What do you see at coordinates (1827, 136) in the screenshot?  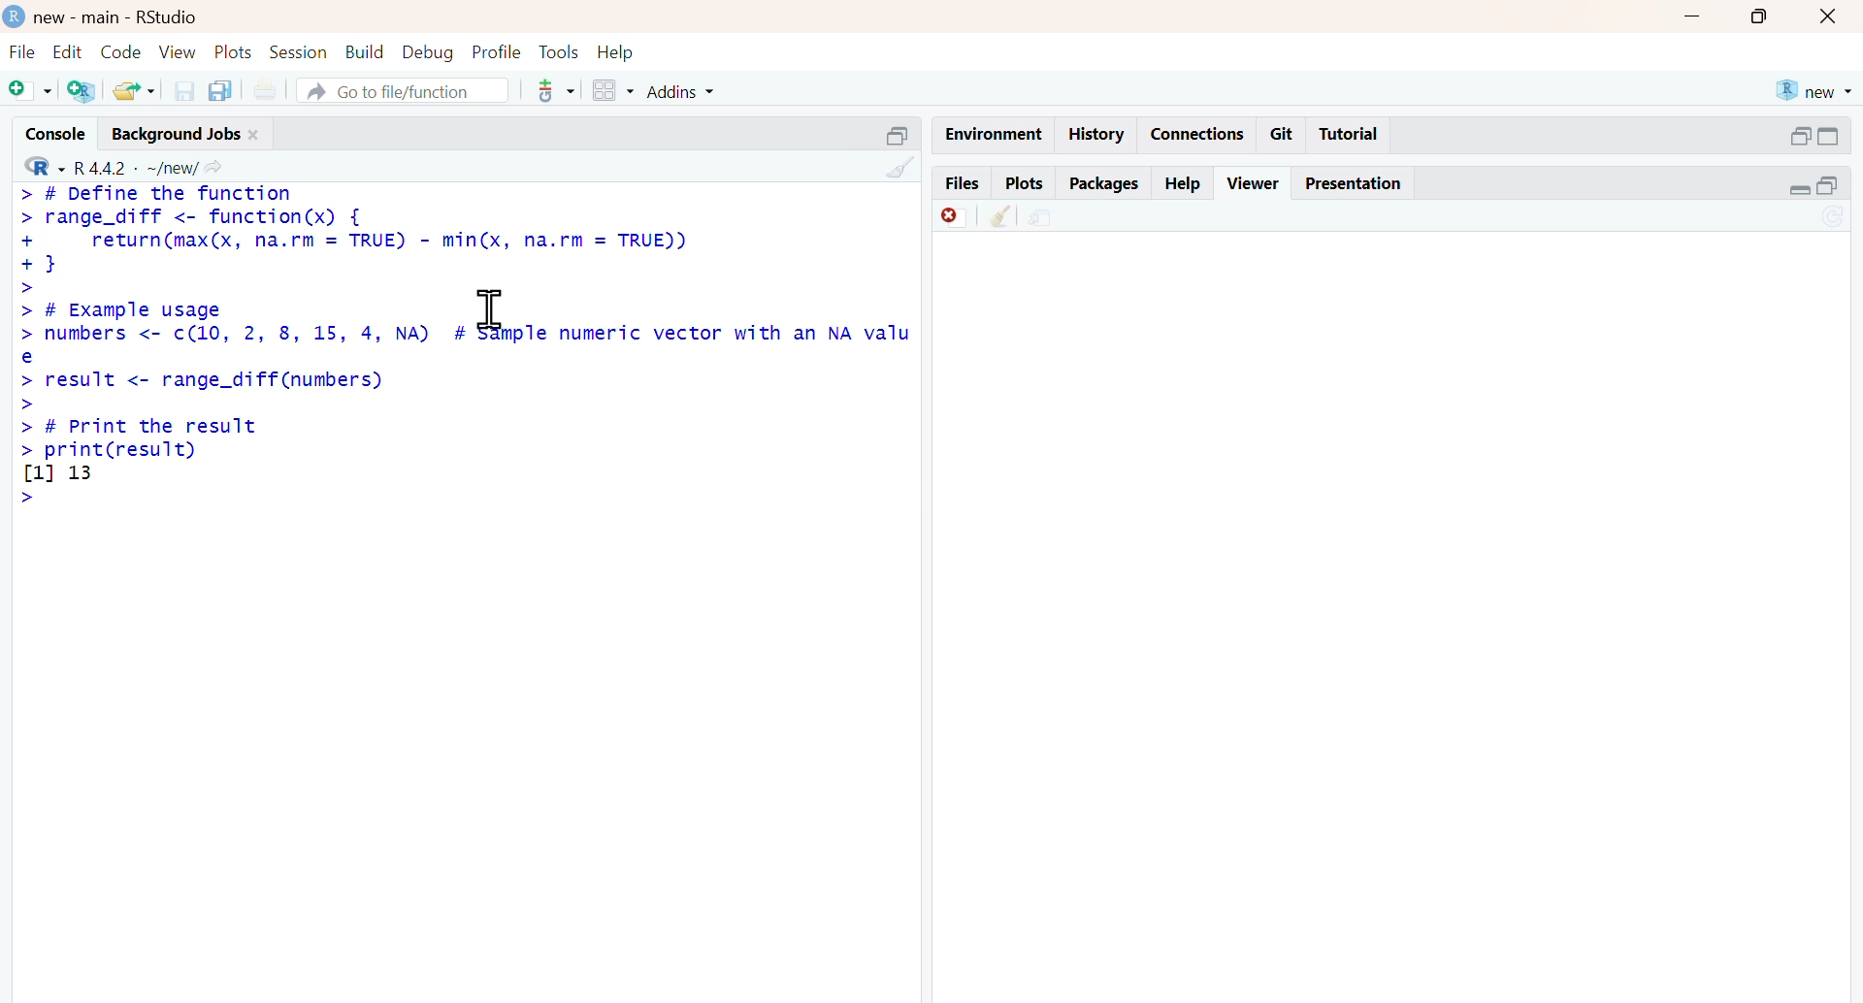 I see `open in separate windowCollapse /expand` at bounding box center [1827, 136].